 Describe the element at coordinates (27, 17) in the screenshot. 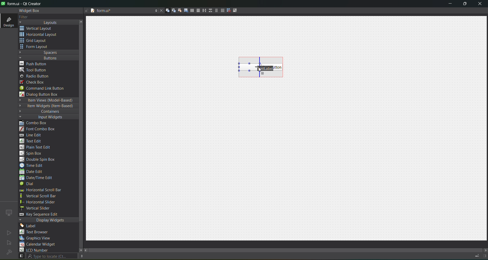

I see `filter` at that location.